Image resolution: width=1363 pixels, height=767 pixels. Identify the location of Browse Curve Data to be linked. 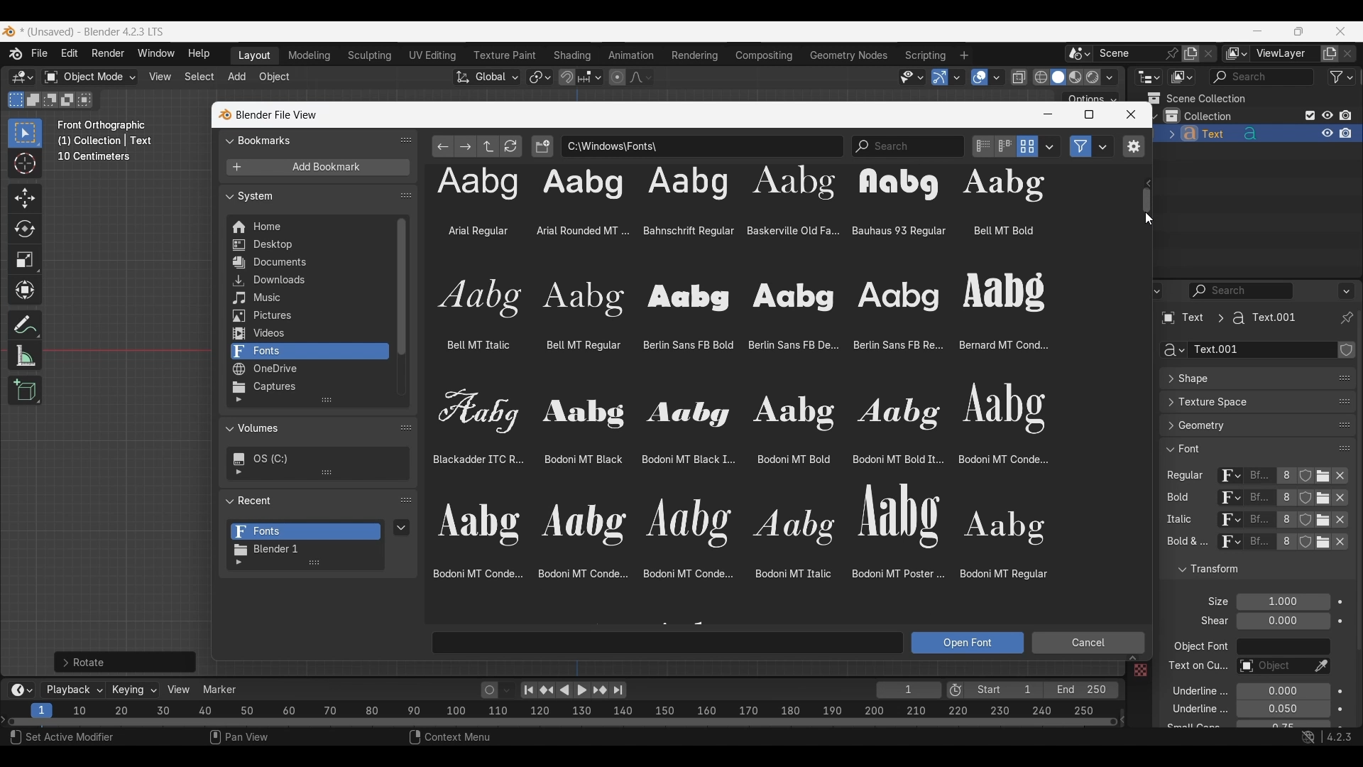
(1171, 350).